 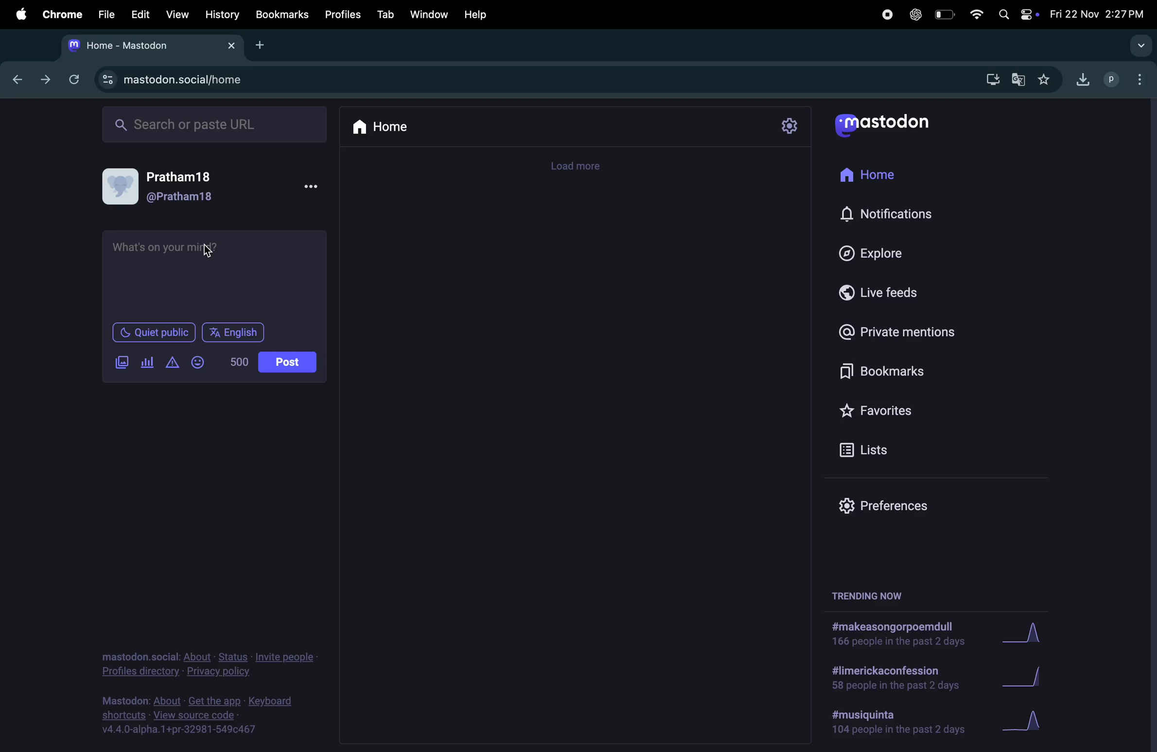 What do you see at coordinates (234, 362) in the screenshot?
I see `number of words` at bounding box center [234, 362].